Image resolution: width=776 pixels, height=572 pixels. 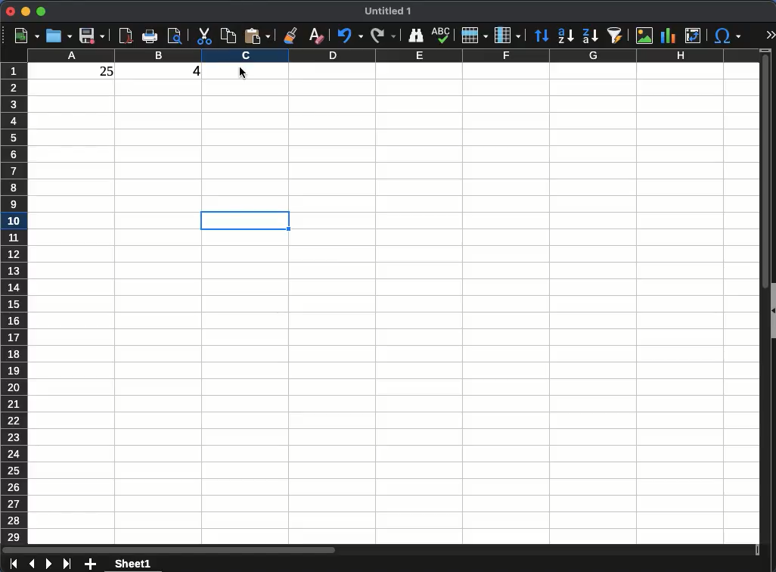 I want to click on collapse, so click(x=771, y=310).